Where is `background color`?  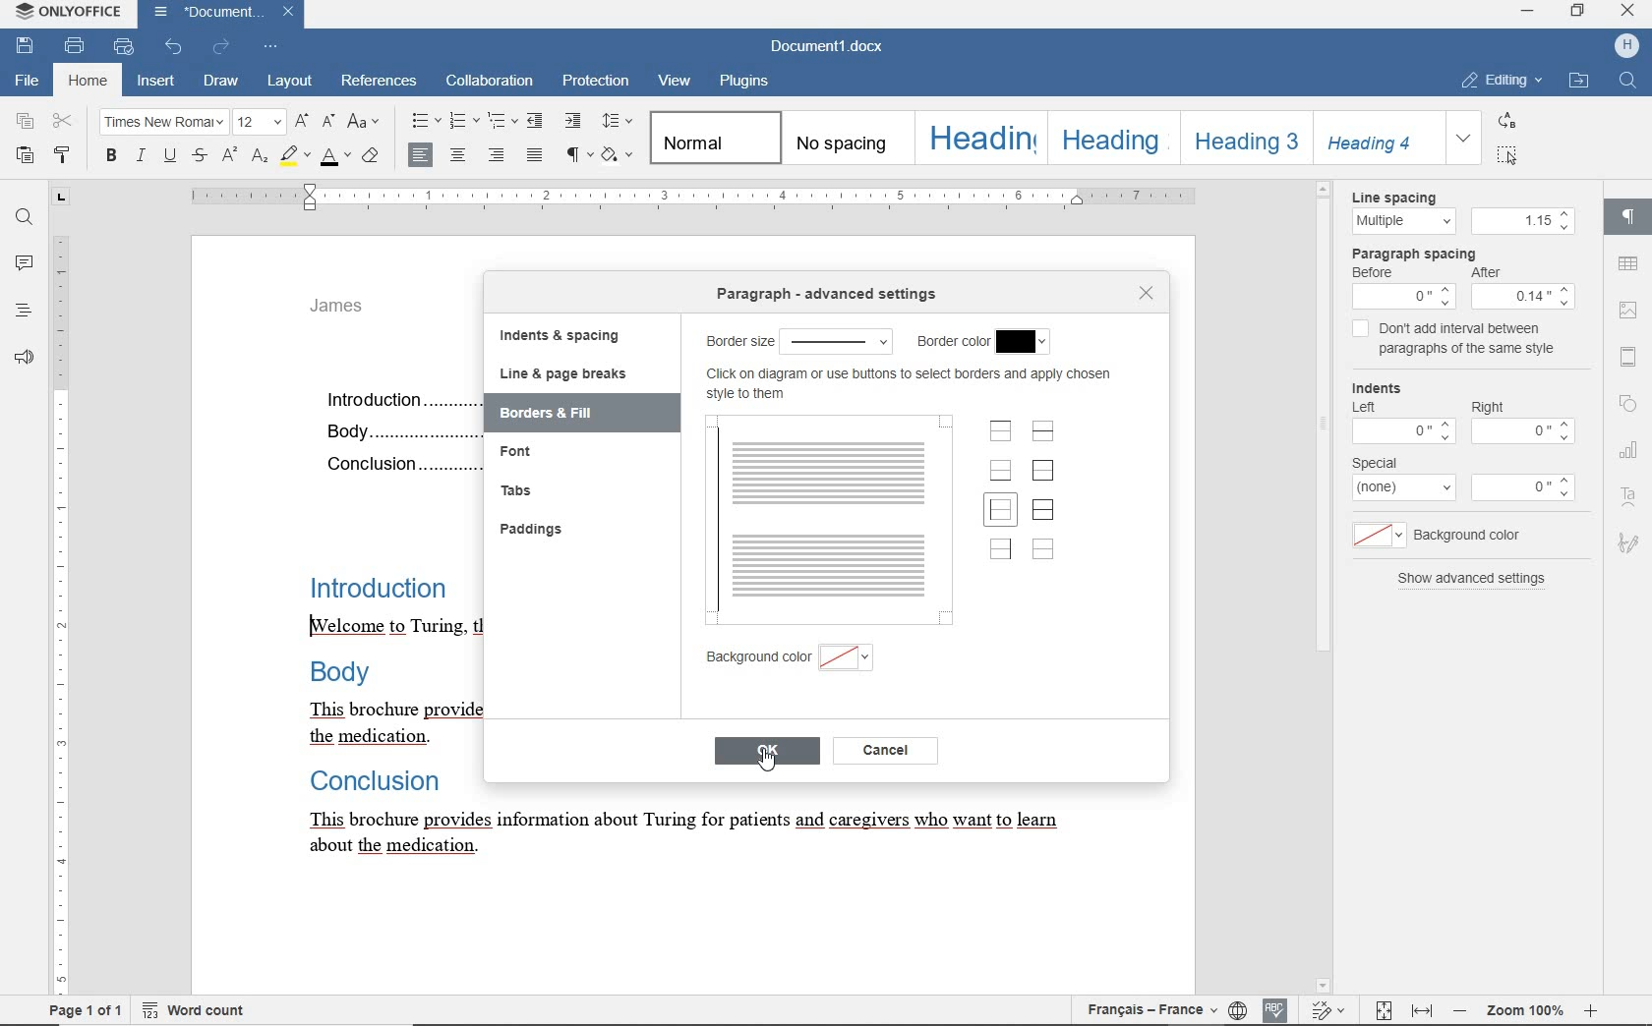 background color is located at coordinates (755, 661).